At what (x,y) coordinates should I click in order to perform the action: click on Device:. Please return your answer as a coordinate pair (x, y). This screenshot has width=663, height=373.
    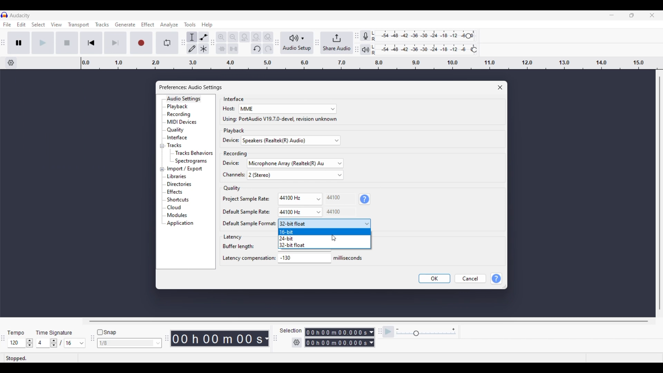
    Looking at the image, I should click on (229, 163).